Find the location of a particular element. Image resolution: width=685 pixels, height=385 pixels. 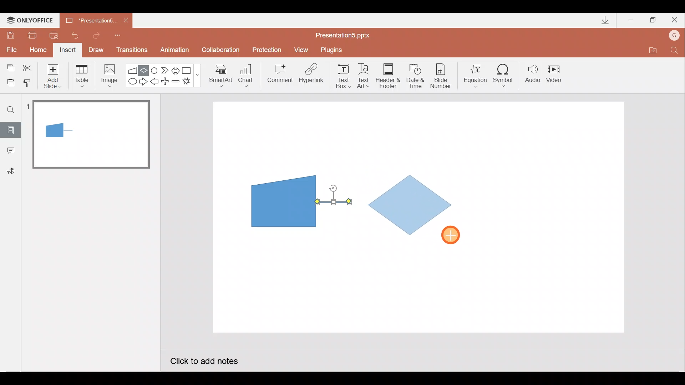

Minus is located at coordinates (176, 83).